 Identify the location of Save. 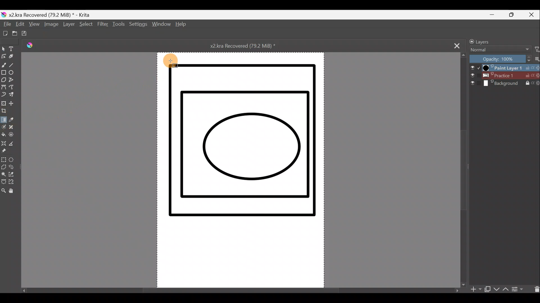
(27, 34).